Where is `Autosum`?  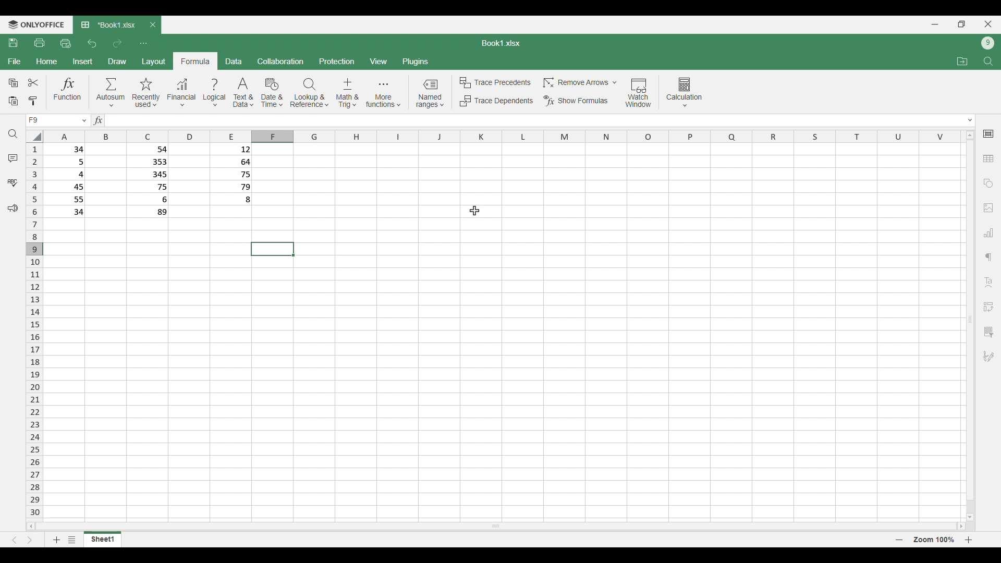
Autosum is located at coordinates (111, 92).